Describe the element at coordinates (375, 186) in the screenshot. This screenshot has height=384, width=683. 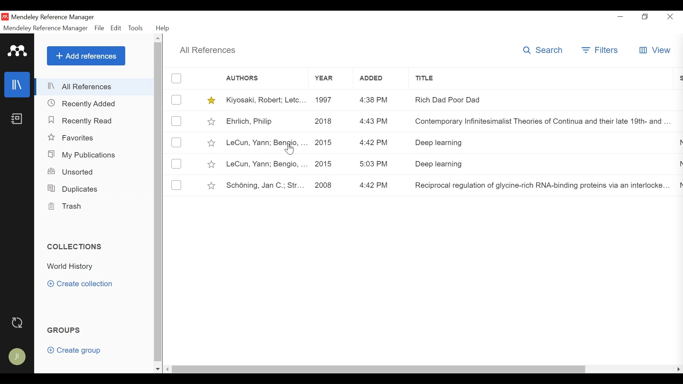
I see `4:42 PM` at that location.